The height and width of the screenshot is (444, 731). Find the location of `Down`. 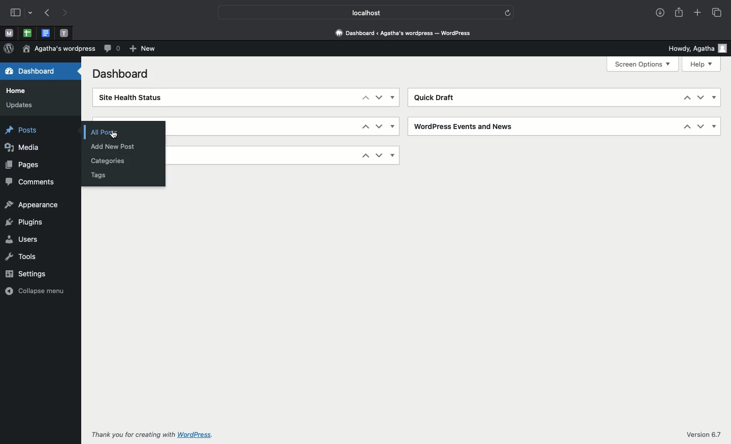

Down is located at coordinates (379, 97).